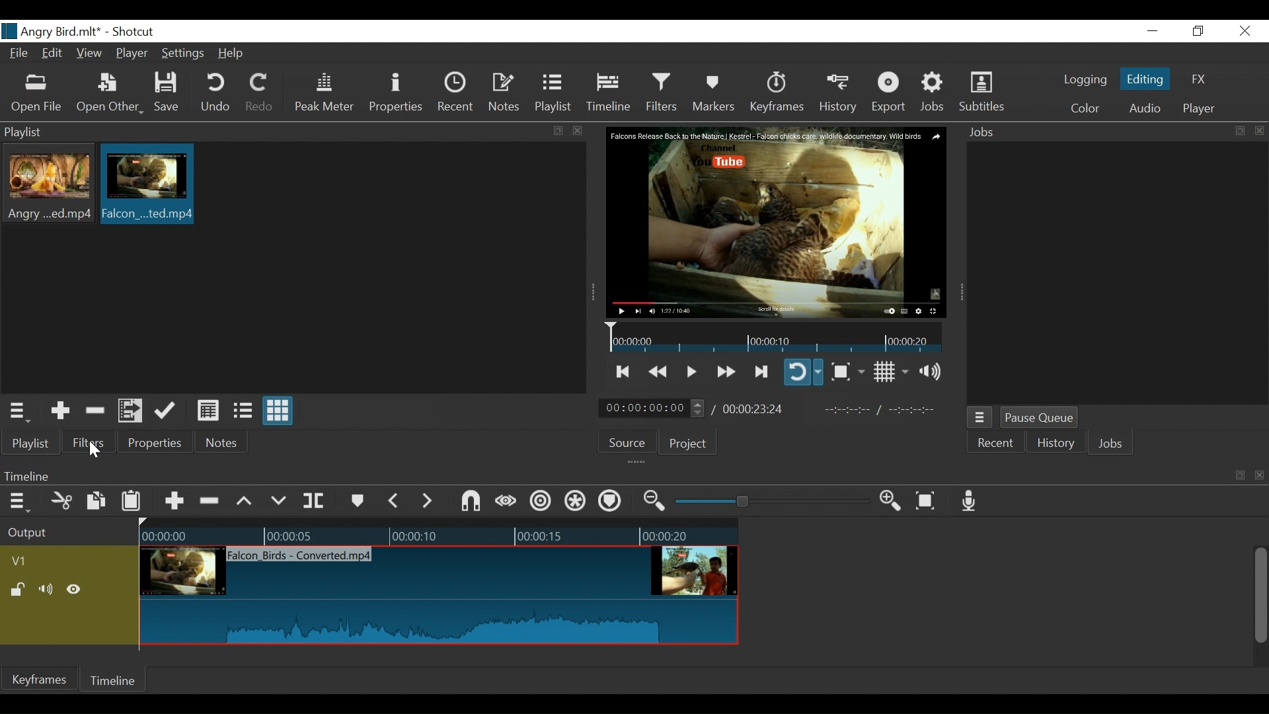 Image resolution: width=1269 pixels, height=714 pixels. What do you see at coordinates (20, 55) in the screenshot?
I see `File Name` at bounding box center [20, 55].